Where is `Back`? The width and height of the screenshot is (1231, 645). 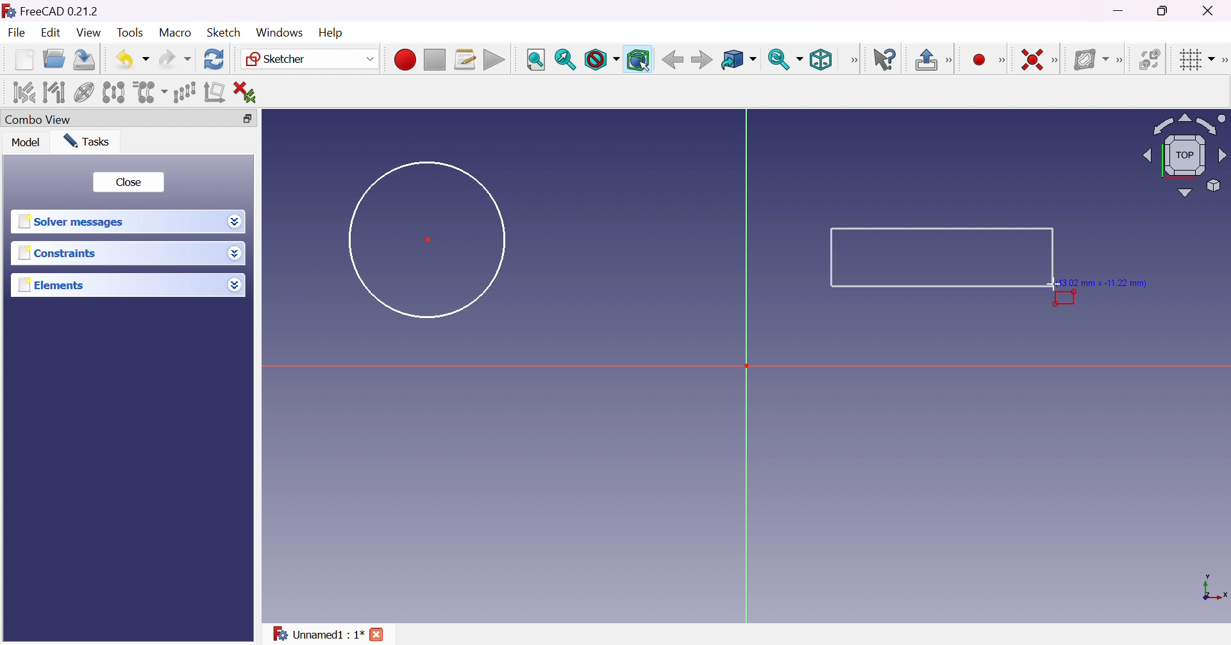
Back is located at coordinates (673, 59).